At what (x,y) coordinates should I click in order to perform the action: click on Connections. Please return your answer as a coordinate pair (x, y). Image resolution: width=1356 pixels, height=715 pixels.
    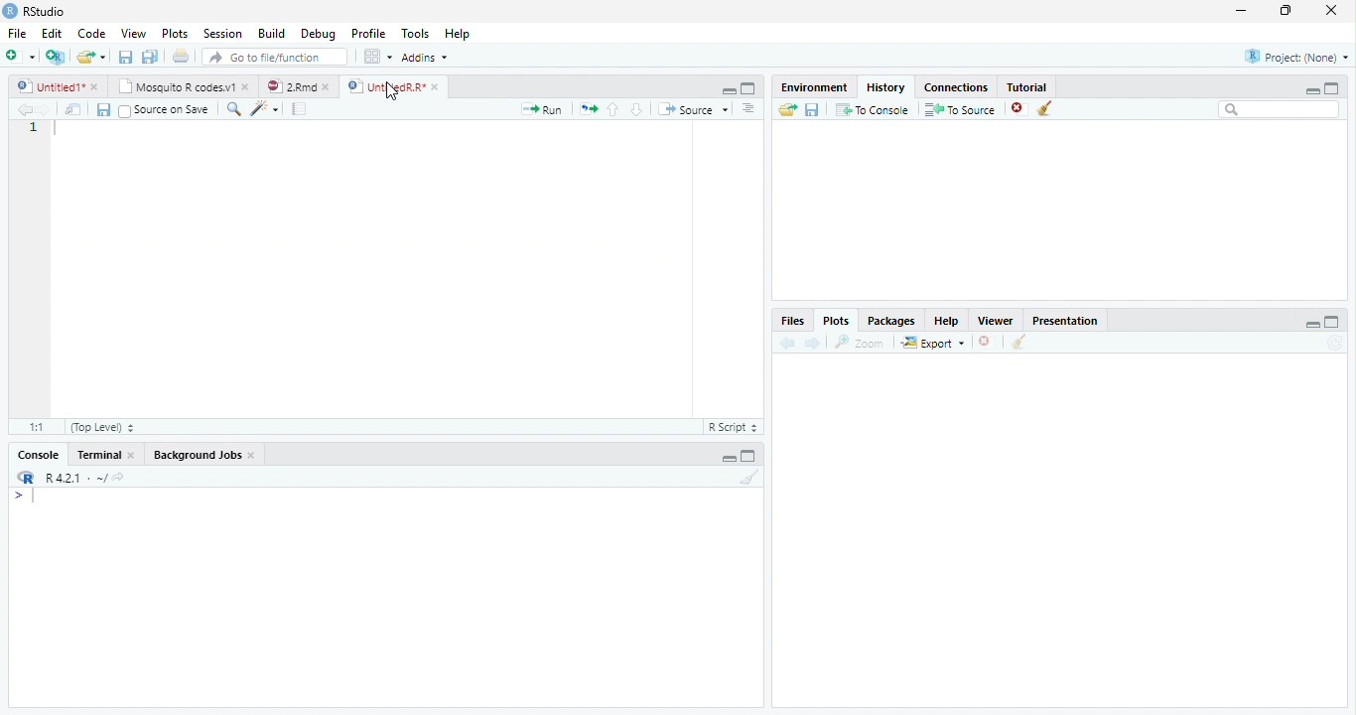
    Looking at the image, I should click on (956, 86).